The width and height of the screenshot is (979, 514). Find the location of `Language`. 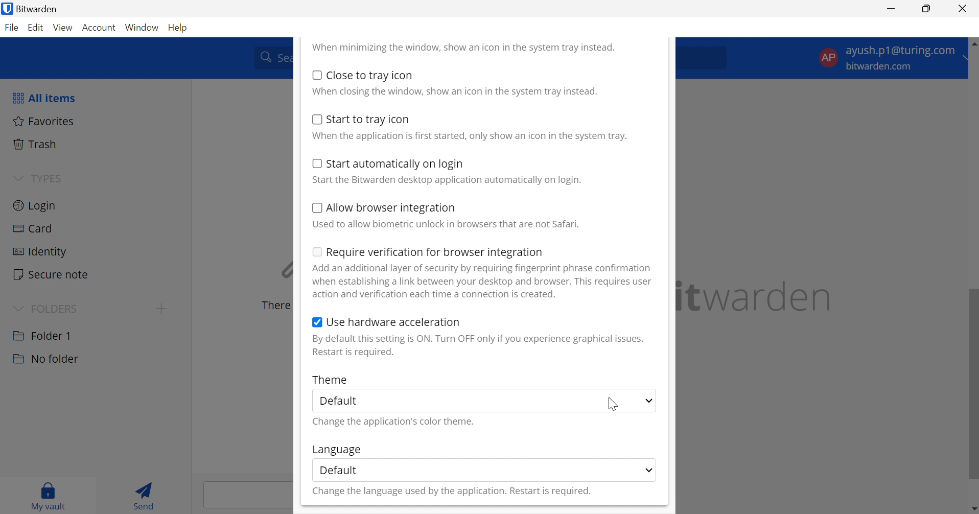

Language is located at coordinates (336, 450).